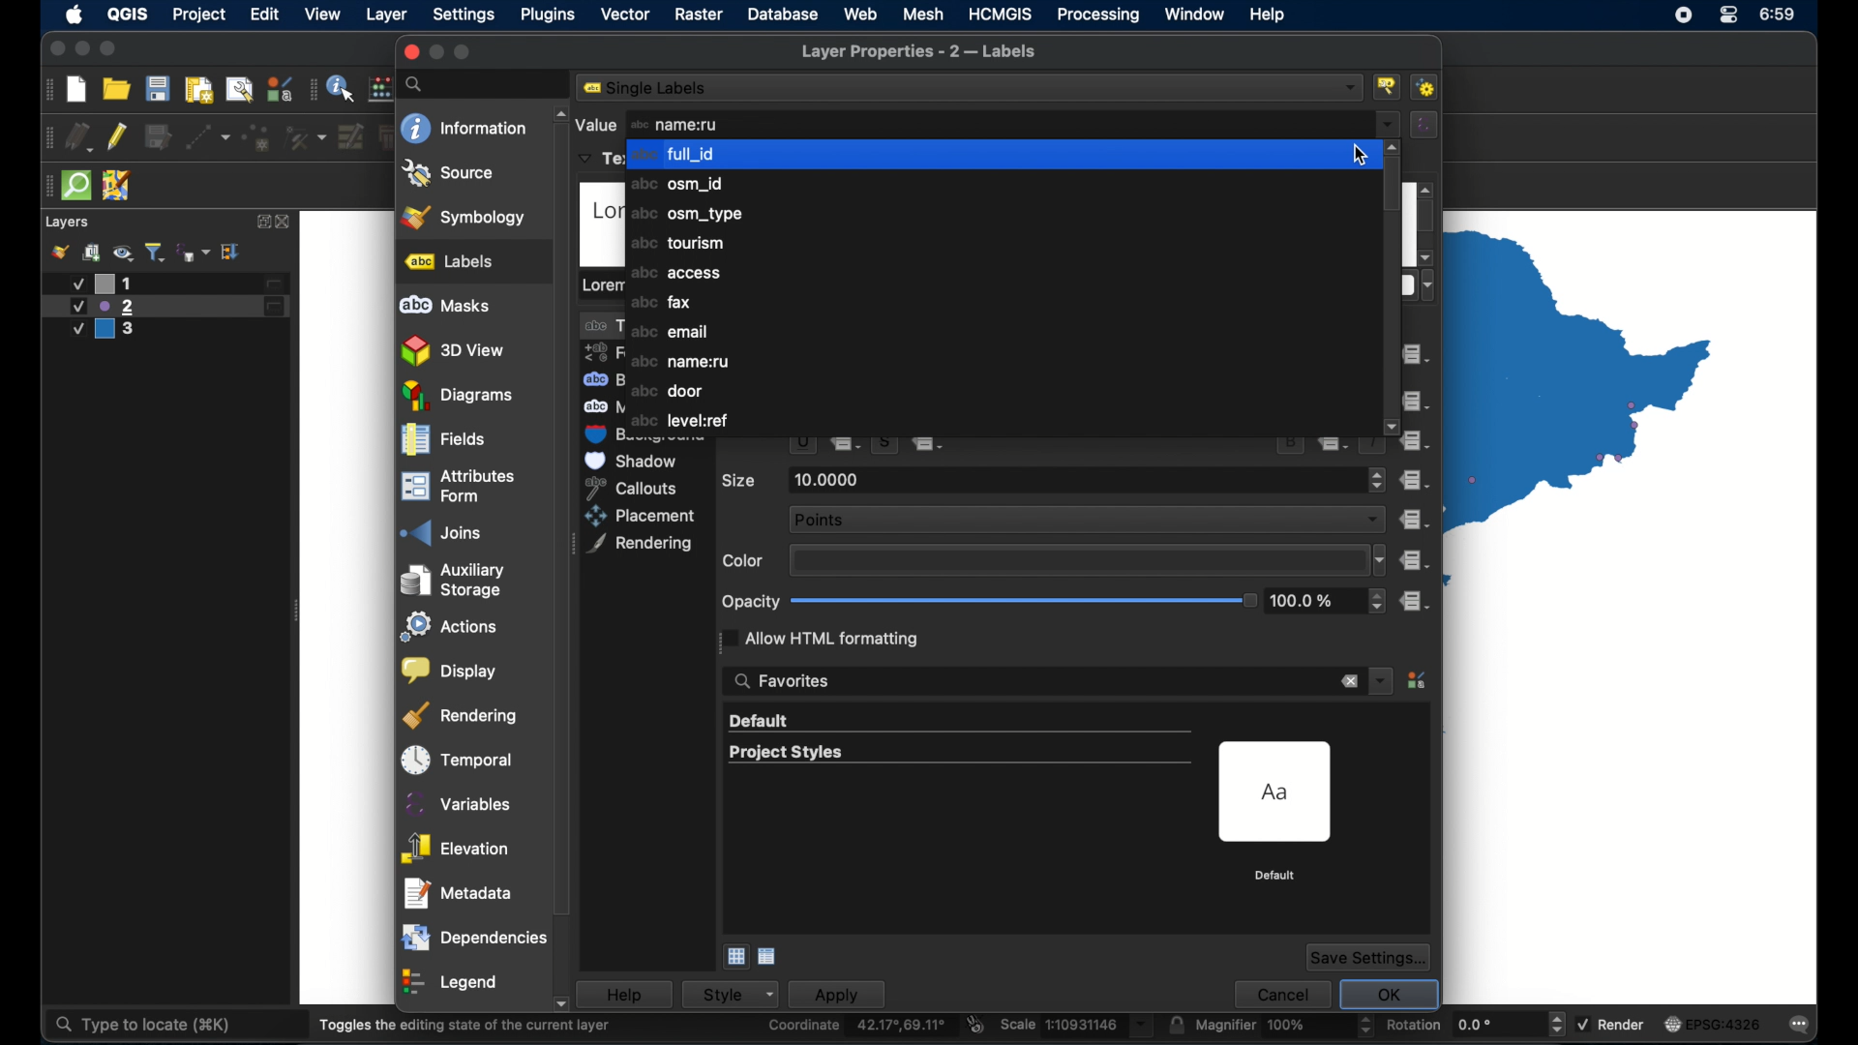 The image size is (1858, 1045). I want to click on drag handle, so click(45, 89).